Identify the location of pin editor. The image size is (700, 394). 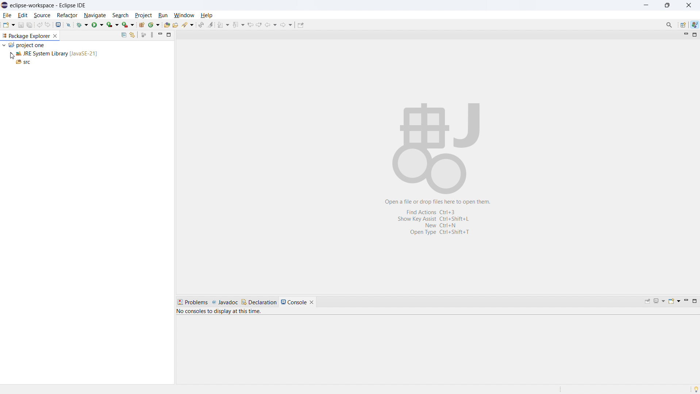
(301, 25).